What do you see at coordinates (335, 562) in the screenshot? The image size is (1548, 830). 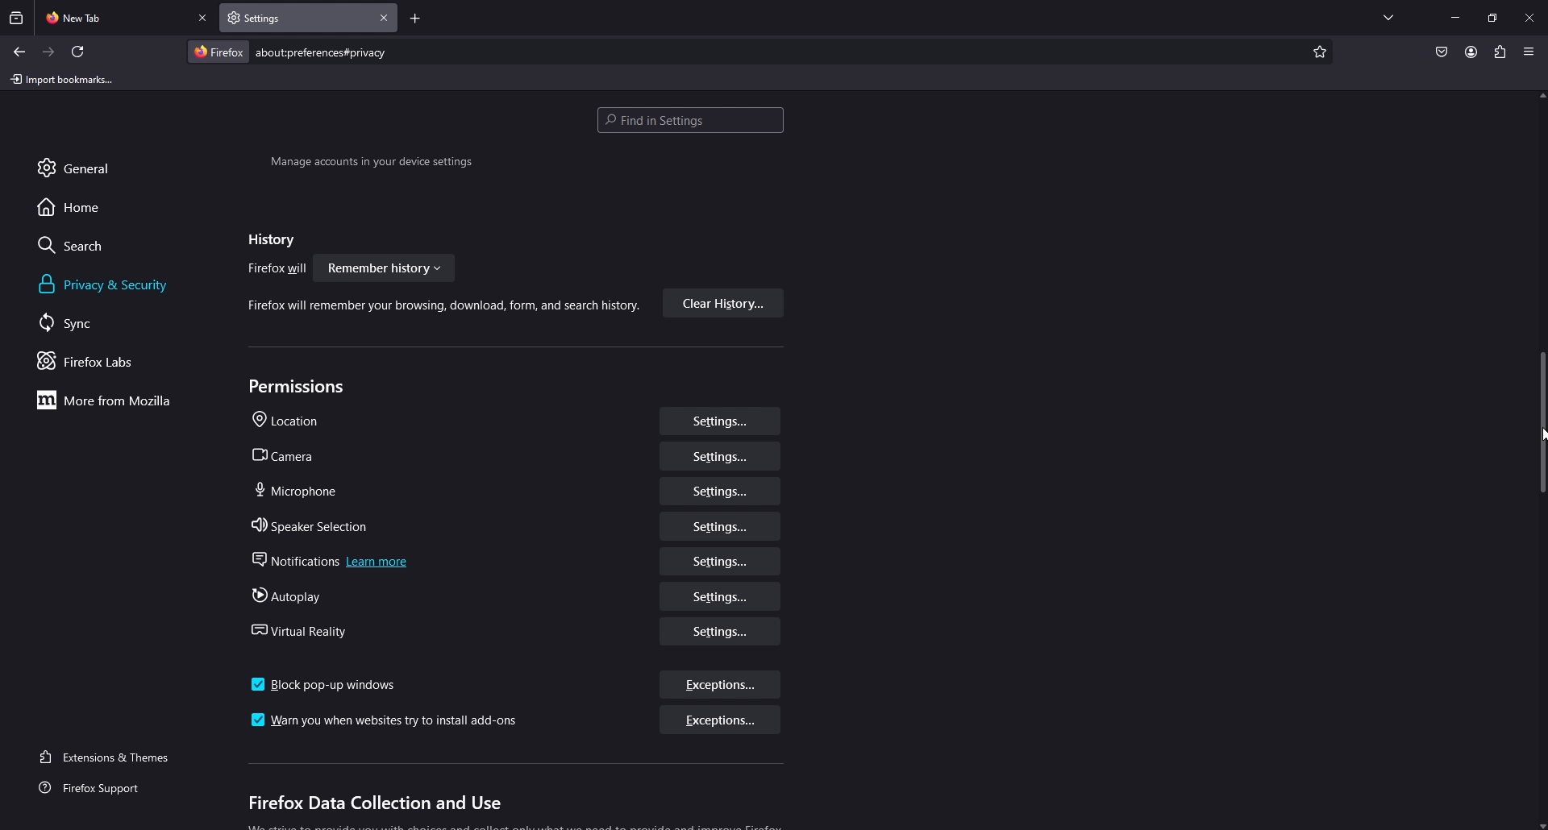 I see `notifications` at bounding box center [335, 562].